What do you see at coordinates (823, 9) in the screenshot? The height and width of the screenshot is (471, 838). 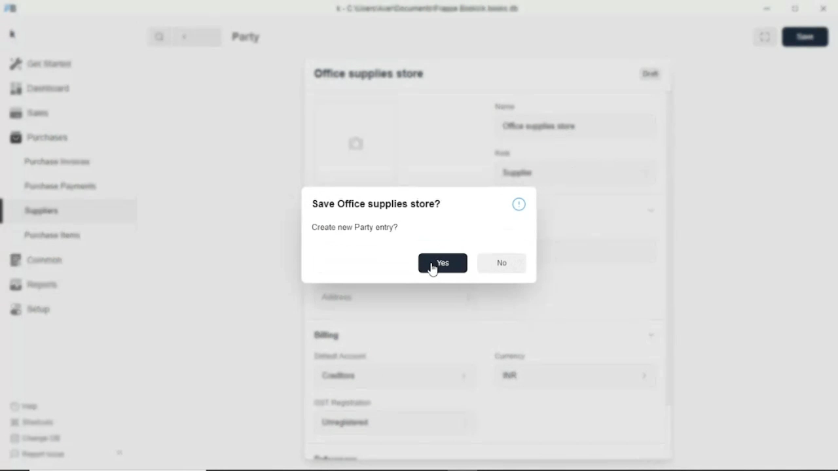 I see `Close` at bounding box center [823, 9].